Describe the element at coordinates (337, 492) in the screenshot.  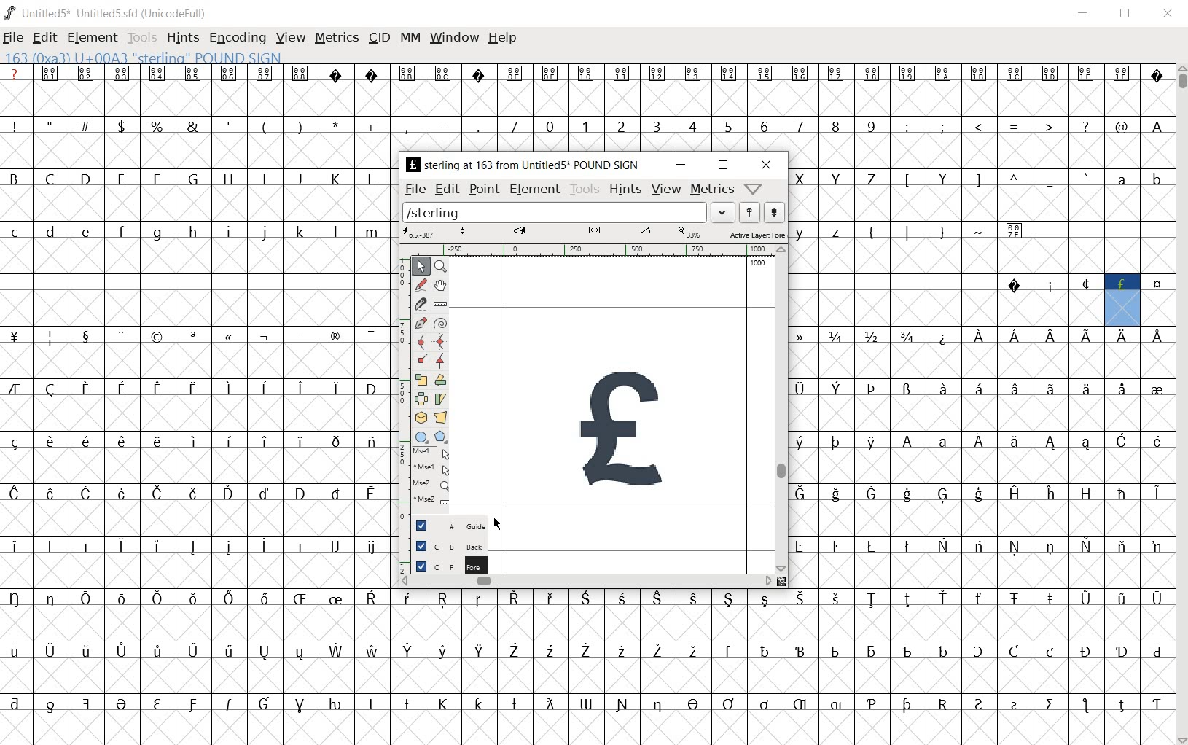
I see `Symbol` at that location.